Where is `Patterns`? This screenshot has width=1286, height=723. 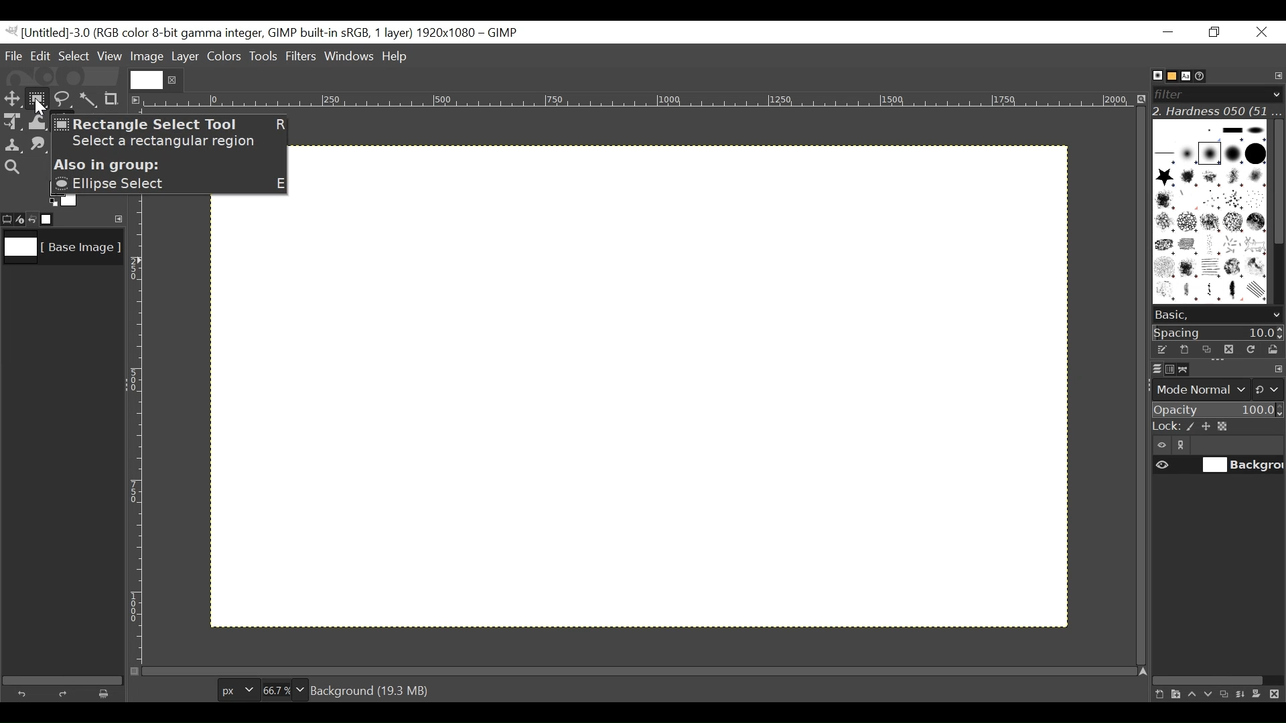
Patterns is located at coordinates (1210, 214).